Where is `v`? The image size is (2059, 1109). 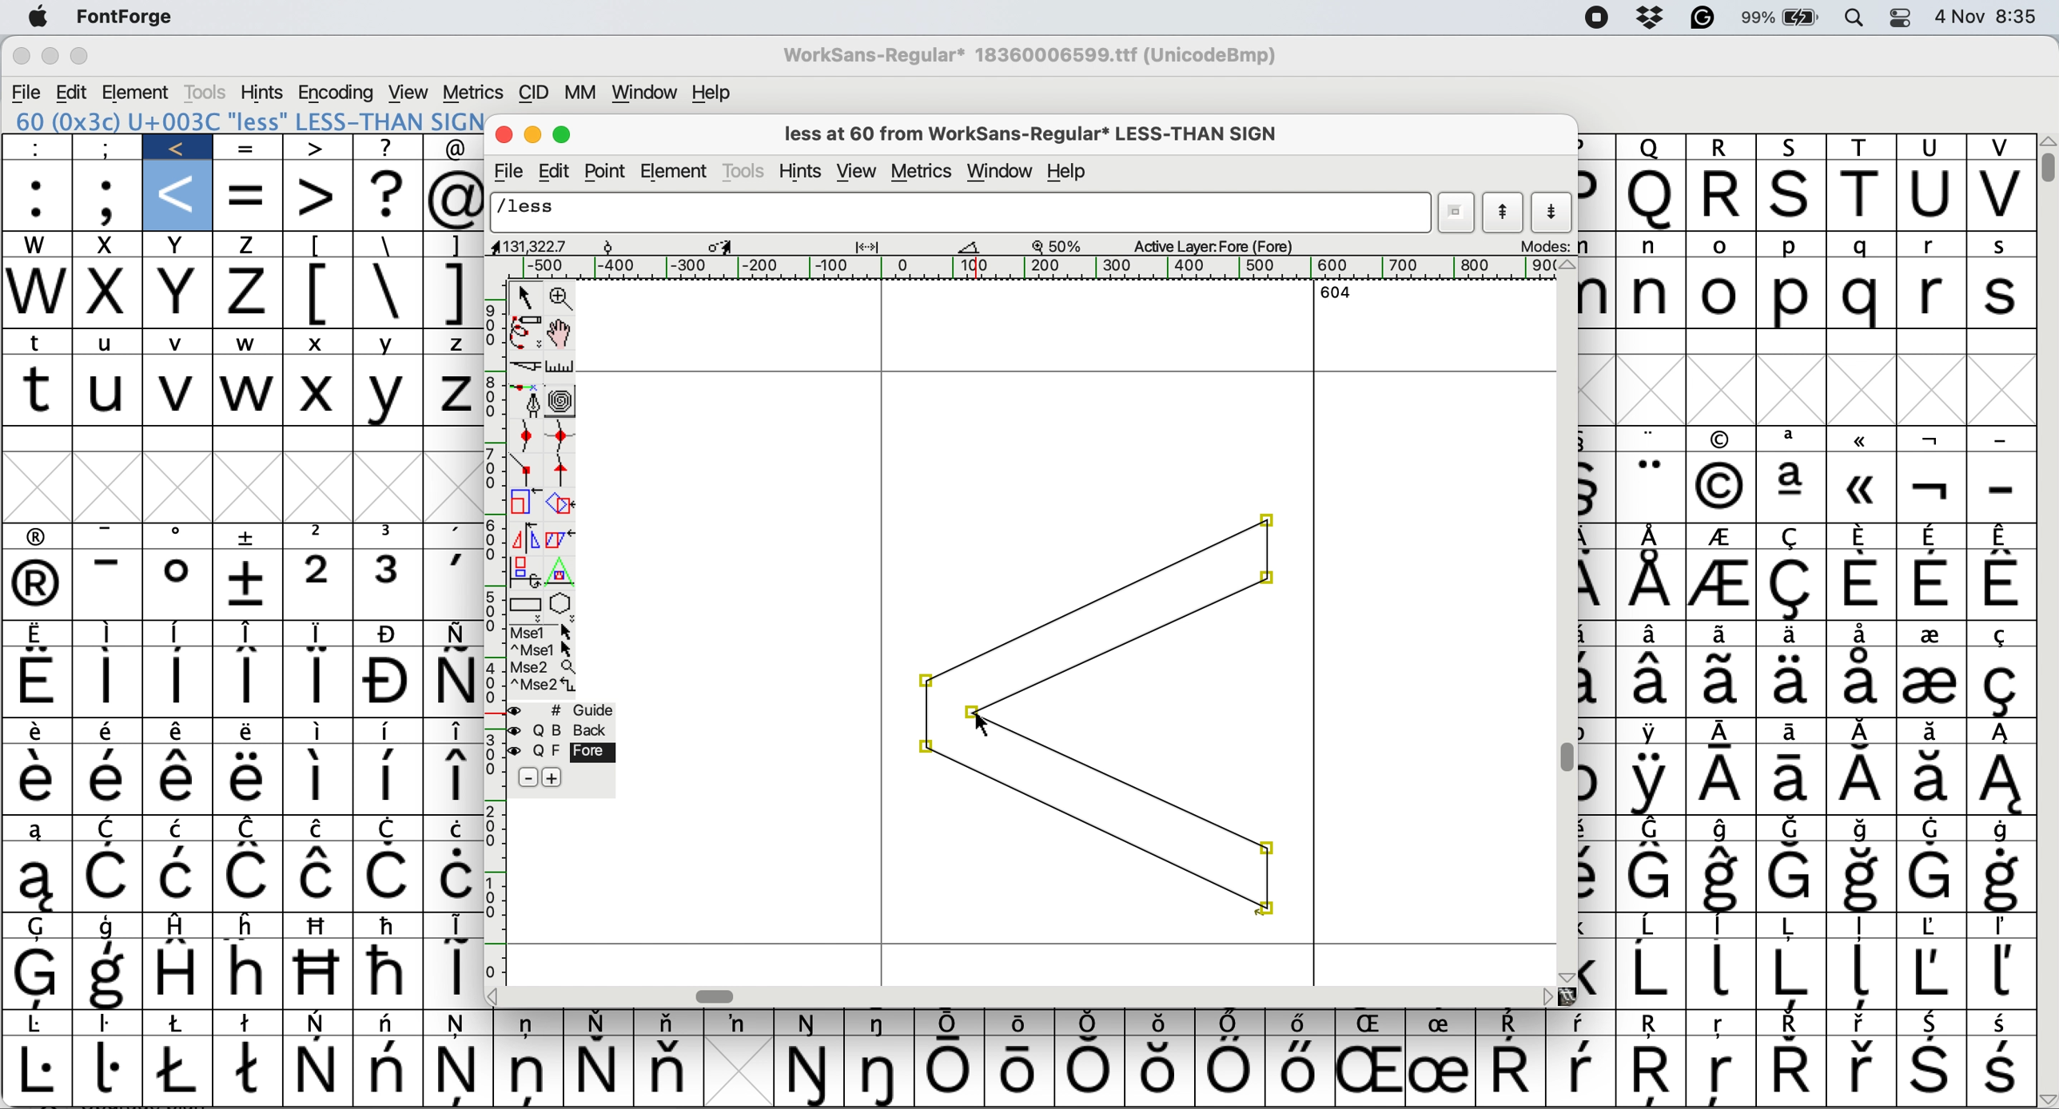 v is located at coordinates (1997, 195).